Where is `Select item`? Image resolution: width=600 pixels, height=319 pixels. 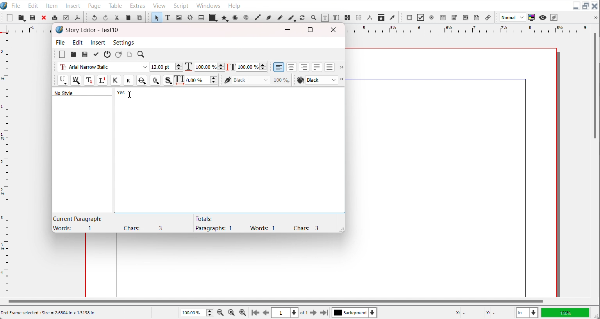 Select item is located at coordinates (156, 17).